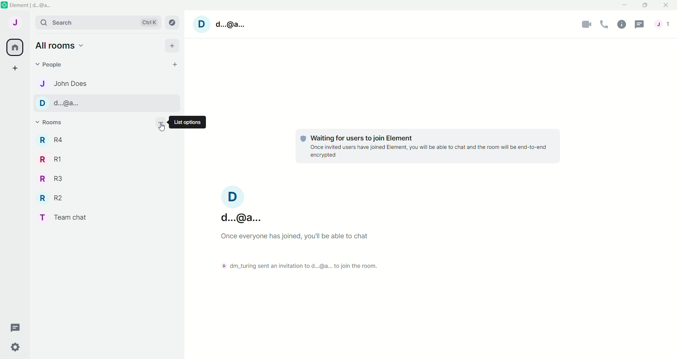 The width and height of the screenshot is (677, 359). What do you see at coordinates (293, 236) in the screenshot?
I see `Once everyone has joined, you'll be able to chat` at bounding box center [293, 236].